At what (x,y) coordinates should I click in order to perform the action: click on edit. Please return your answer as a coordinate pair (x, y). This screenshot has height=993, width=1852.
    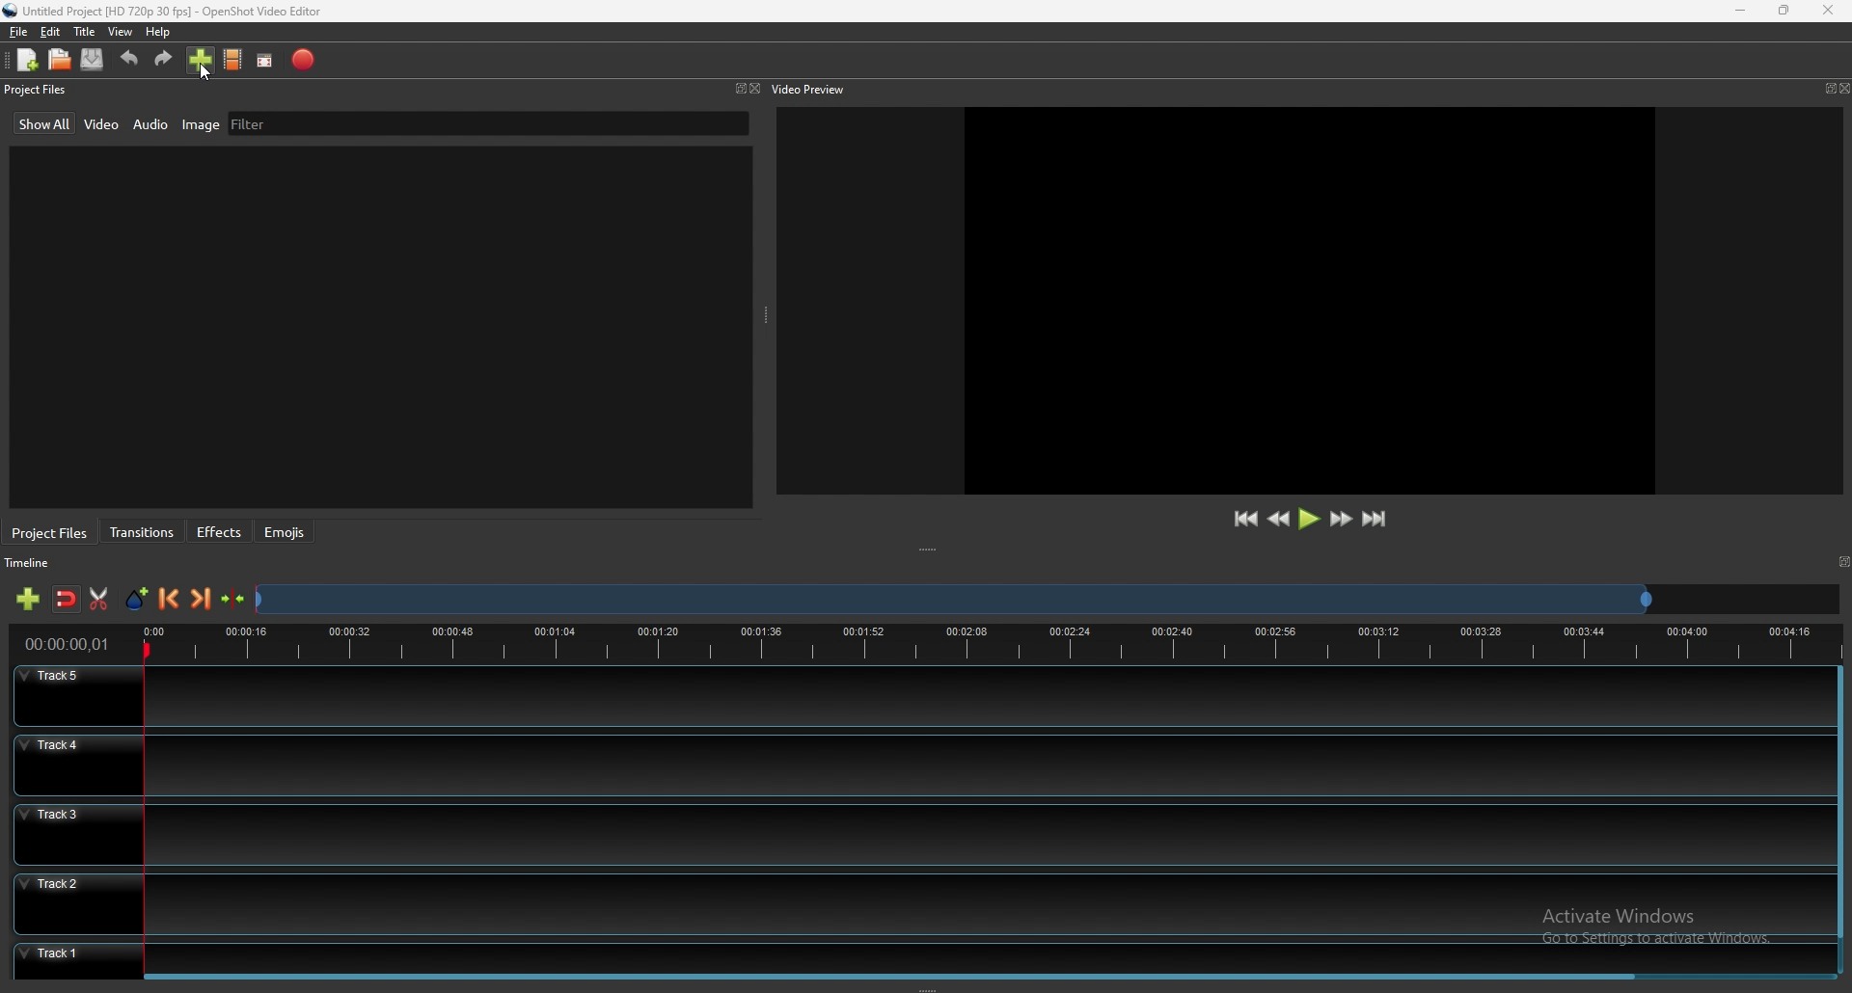
    Looking at the image, I should click on (49, 33).